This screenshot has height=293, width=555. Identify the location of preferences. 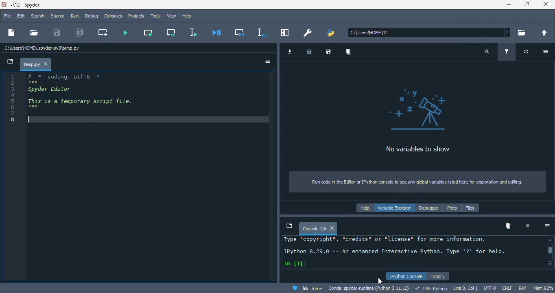
(309, 31).